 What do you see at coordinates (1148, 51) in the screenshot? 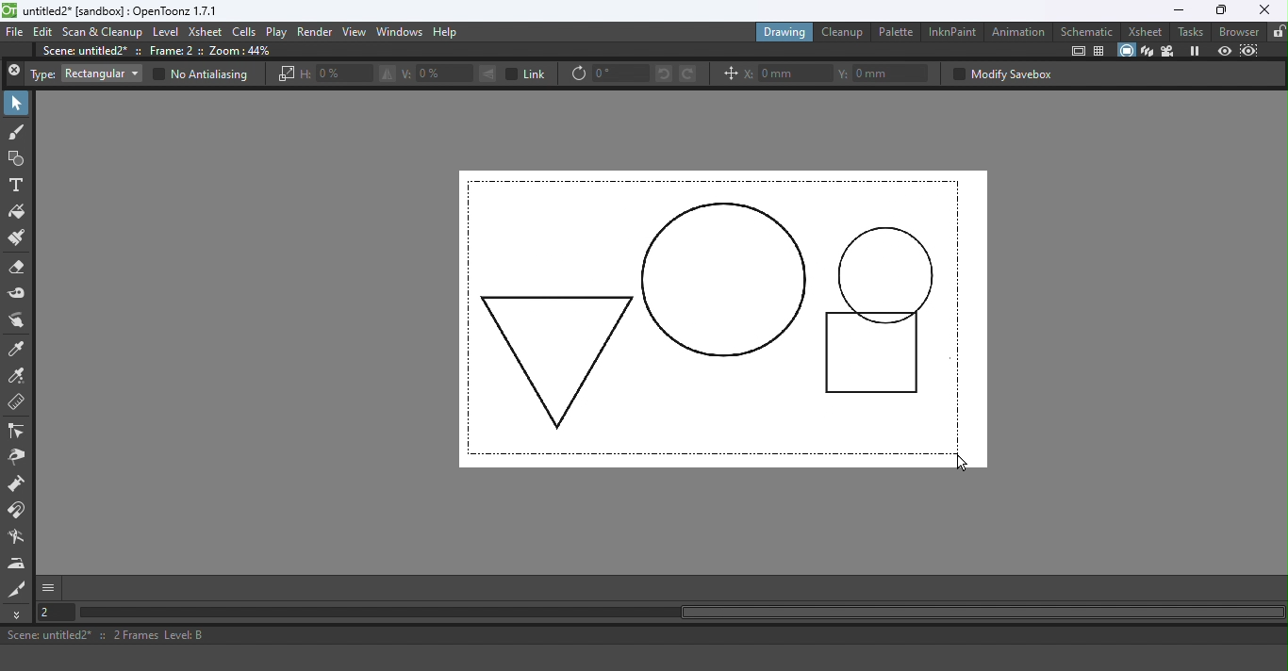
I see `3D view` at bounding box center [1148, 51].